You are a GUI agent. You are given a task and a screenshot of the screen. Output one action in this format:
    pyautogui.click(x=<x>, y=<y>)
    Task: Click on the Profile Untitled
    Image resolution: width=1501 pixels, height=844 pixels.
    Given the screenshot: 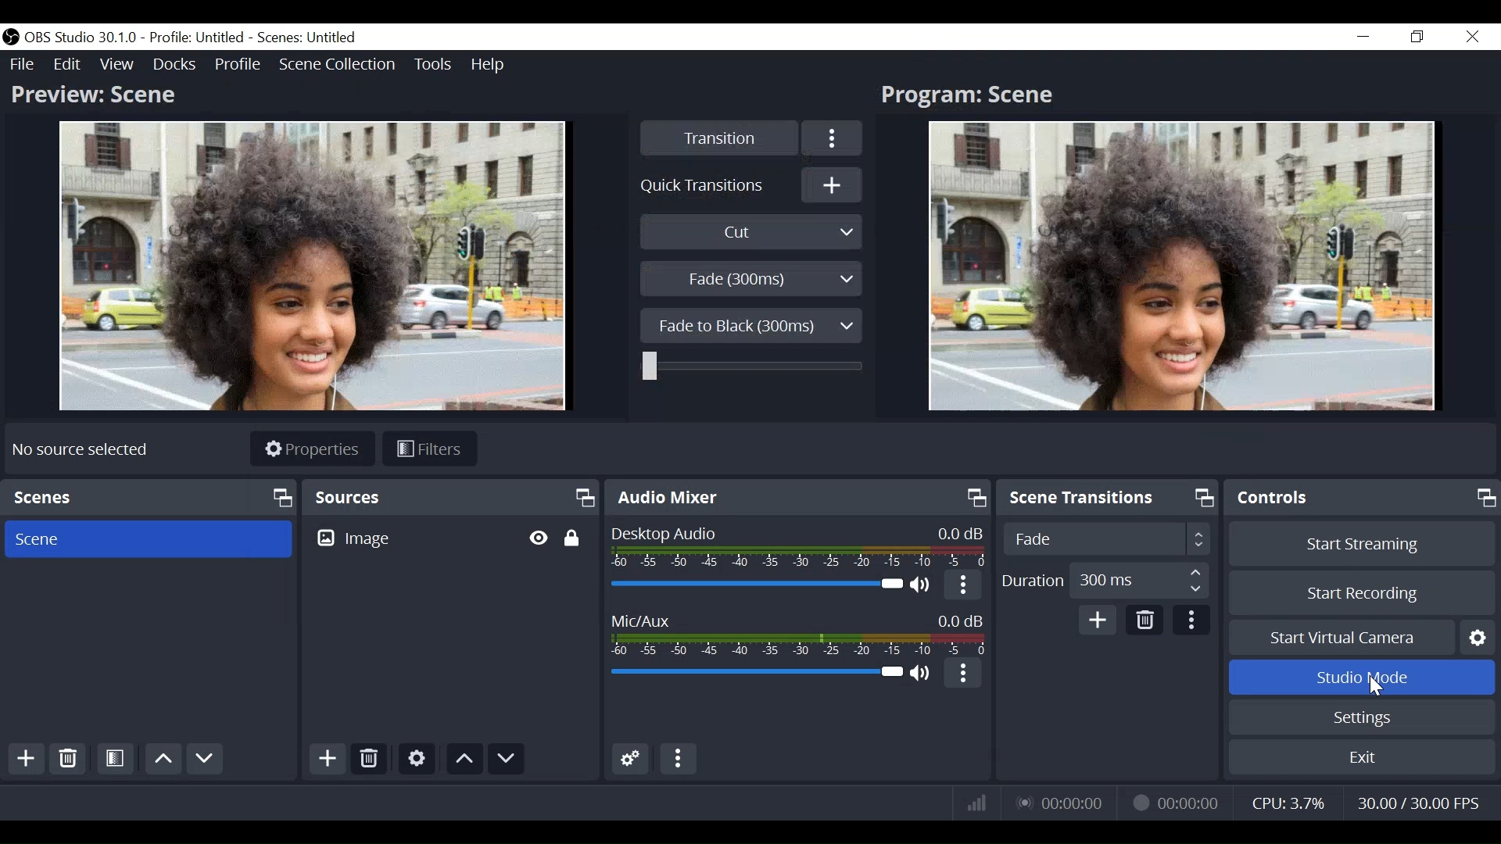 What is the action you would take?
    pyautogui.click(x=198, y=36)
    